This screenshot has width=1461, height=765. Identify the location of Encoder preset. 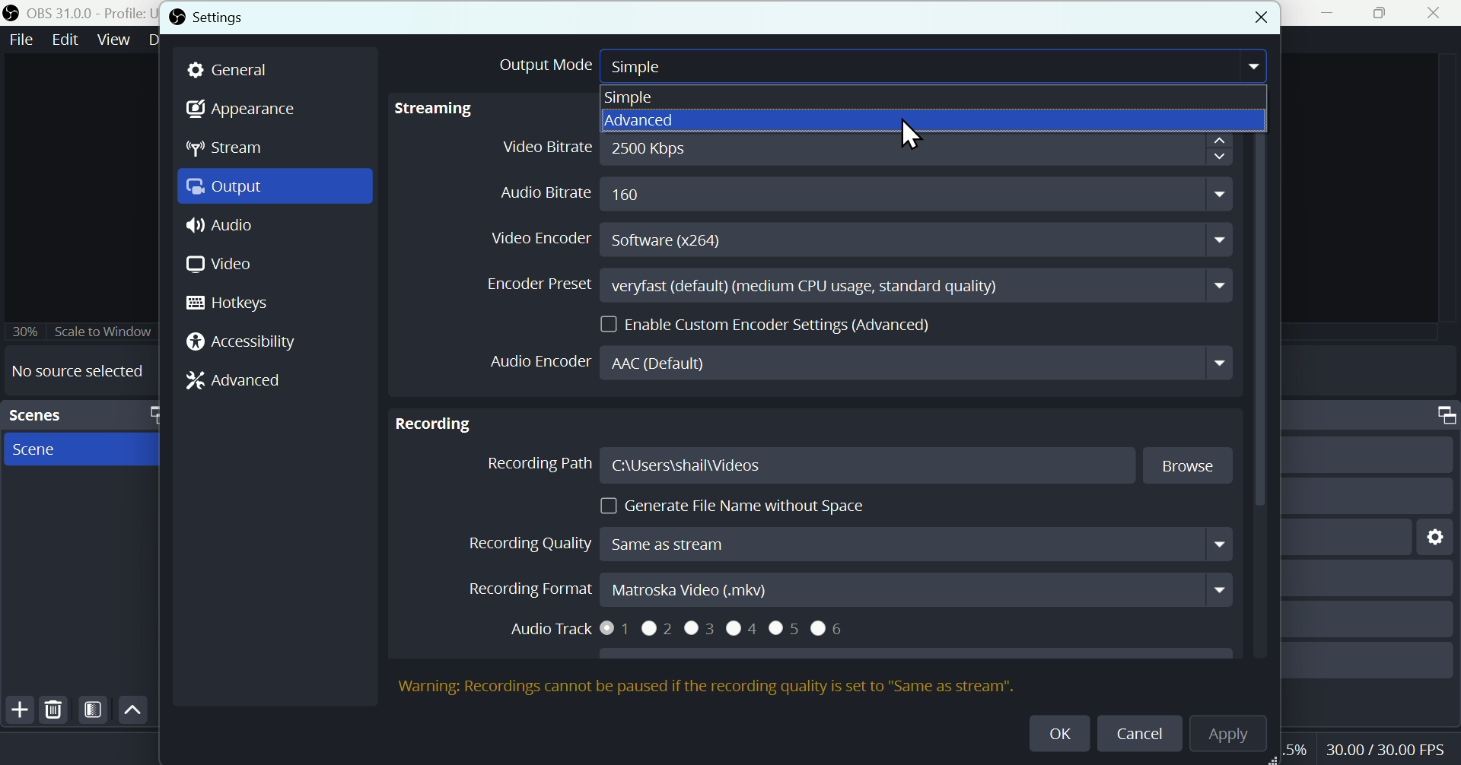
(844, 284).